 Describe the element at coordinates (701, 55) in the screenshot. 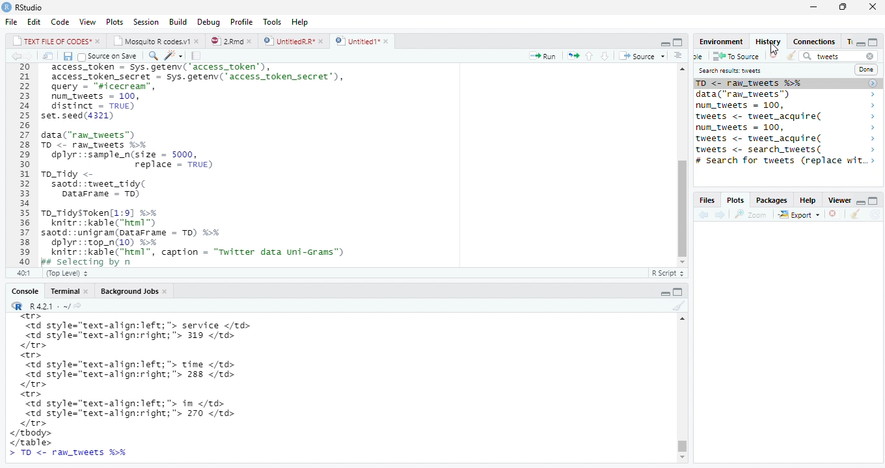

I see `new` at that location.